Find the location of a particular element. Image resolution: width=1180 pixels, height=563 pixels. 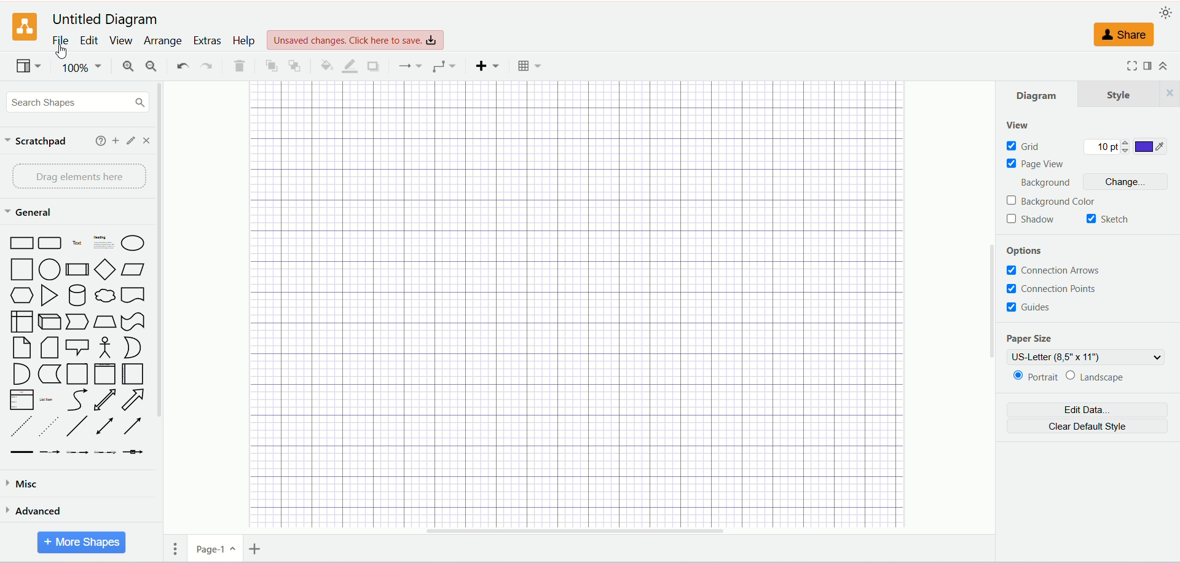

Step is located at coordinates (77, 322).